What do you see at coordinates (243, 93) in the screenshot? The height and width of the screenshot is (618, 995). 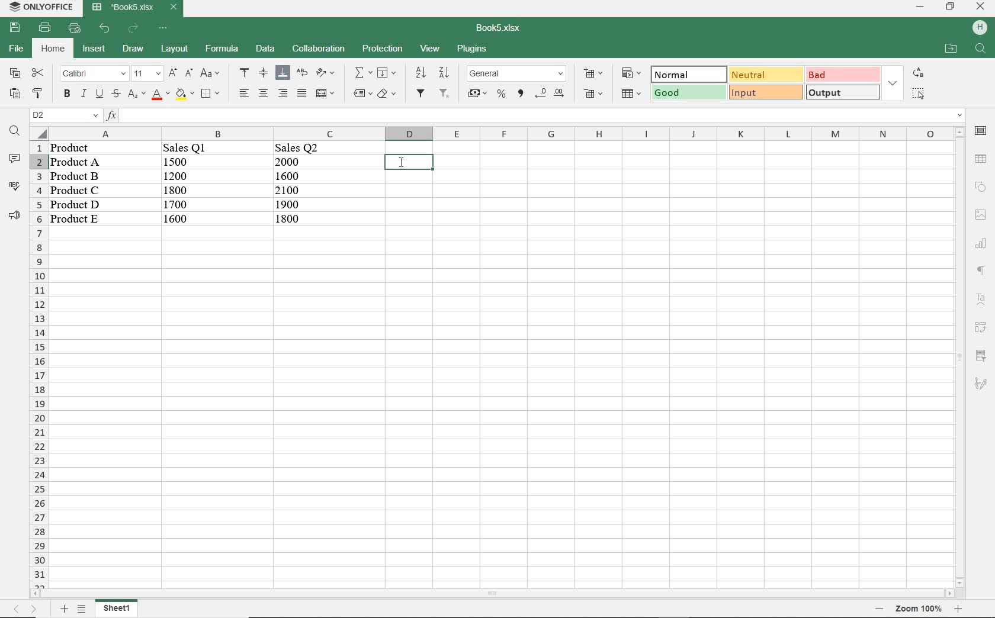 I see `align right` at bounding box center [243, 93].